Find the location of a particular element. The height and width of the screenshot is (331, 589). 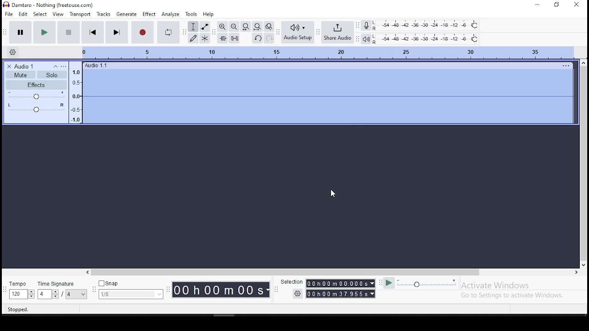

generate is located at coordinates (126, 14).